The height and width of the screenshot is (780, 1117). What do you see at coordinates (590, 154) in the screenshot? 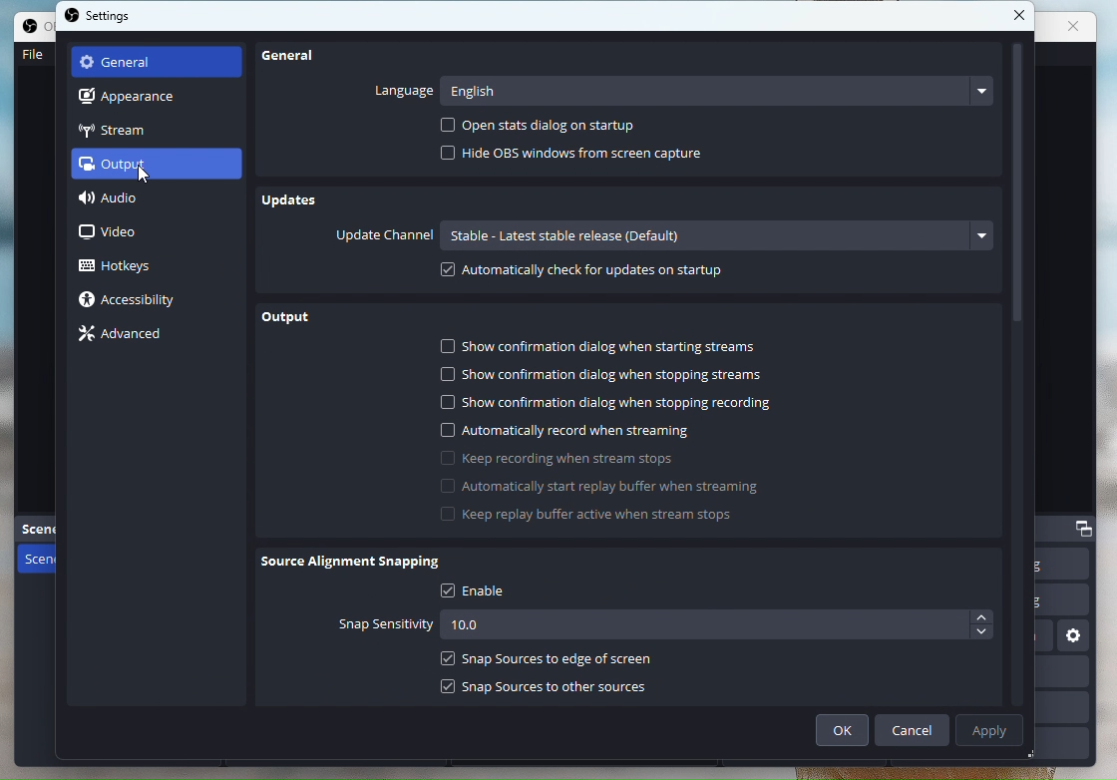
I see `Hide OBSs` at bounding box center [590, 154].